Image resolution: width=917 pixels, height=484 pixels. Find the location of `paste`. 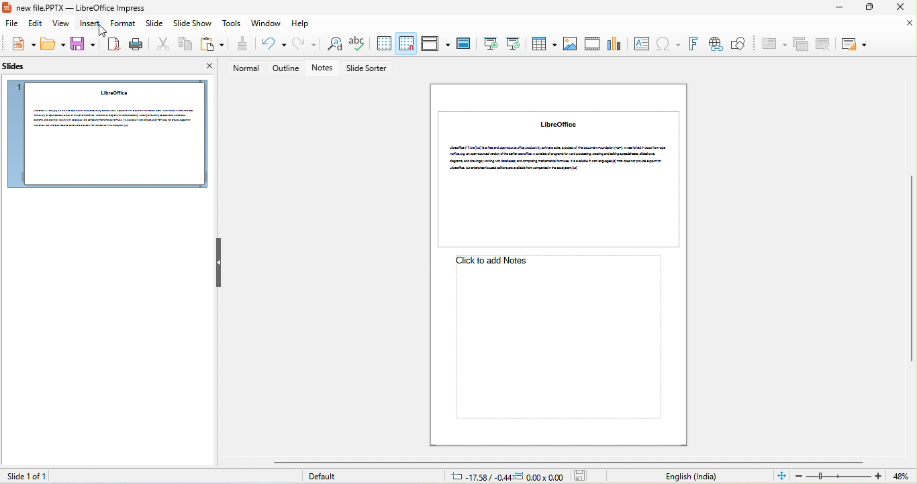

paste is located at coordinates (212, 44).